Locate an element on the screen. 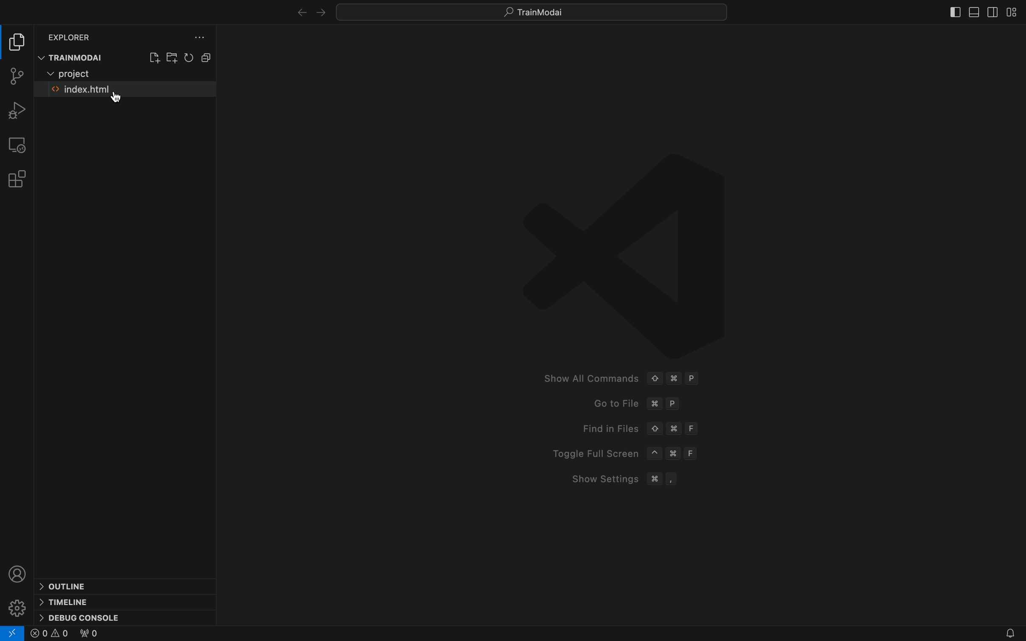 This screenshot has height=641, width=1026. bookmark is located at coordinates (991, 11).